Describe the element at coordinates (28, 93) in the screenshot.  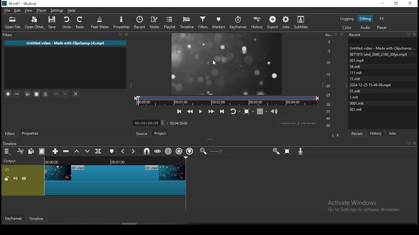
I see `copy` at that location.